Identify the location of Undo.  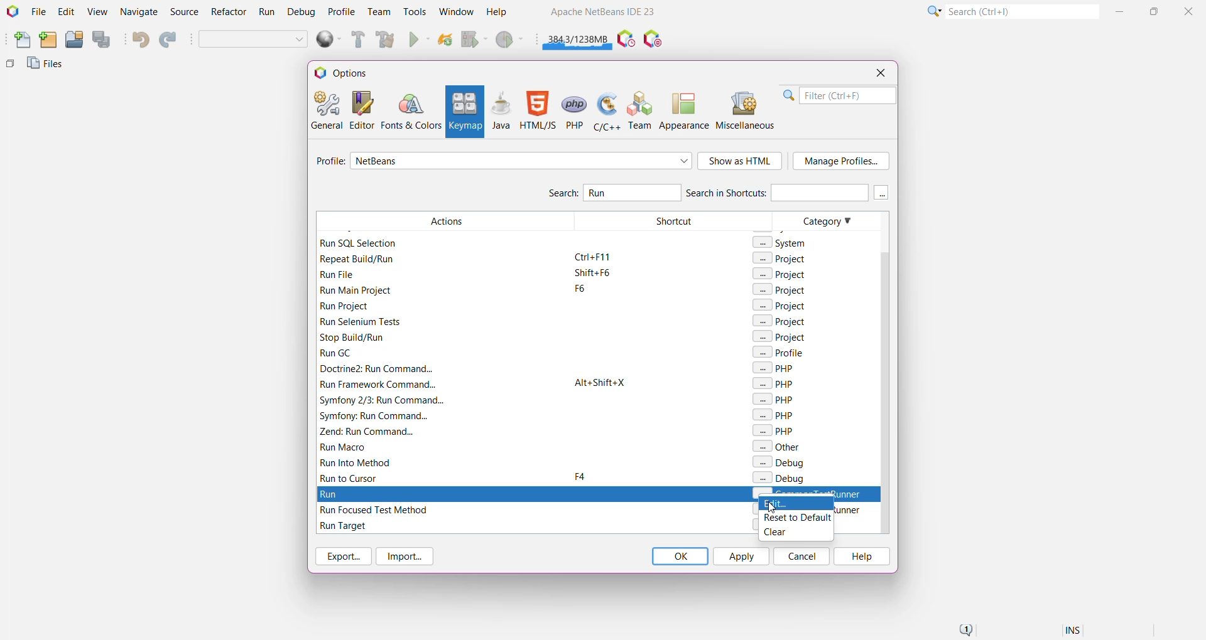
(139, 40).